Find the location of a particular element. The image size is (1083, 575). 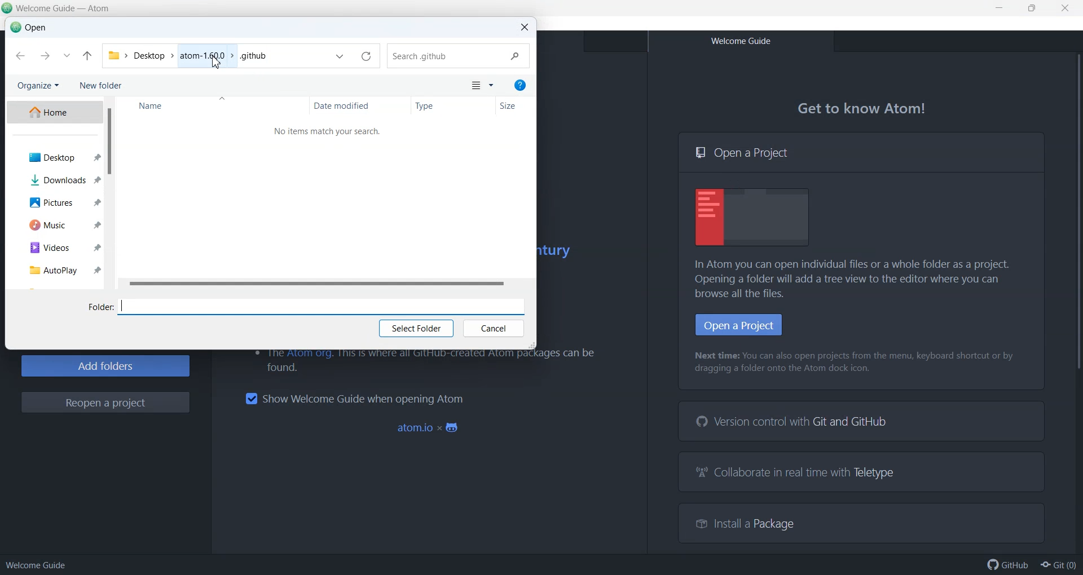

The Atom org. This is where all GitHub-created Atom packages can be found. is located at coordinates (420, 361).